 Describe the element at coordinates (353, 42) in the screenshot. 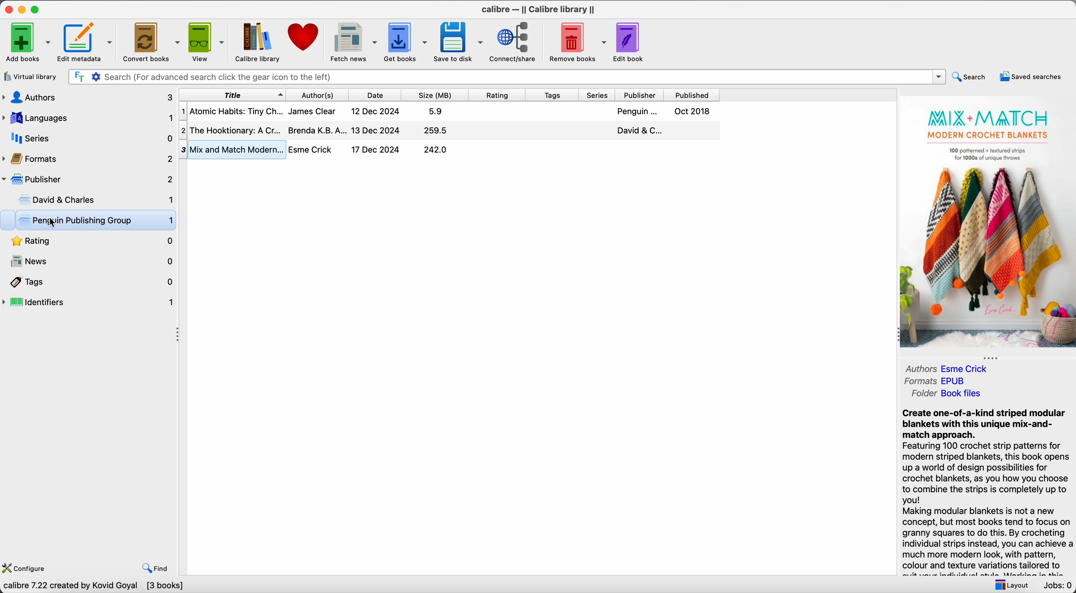

I see `fetch news` at that location.